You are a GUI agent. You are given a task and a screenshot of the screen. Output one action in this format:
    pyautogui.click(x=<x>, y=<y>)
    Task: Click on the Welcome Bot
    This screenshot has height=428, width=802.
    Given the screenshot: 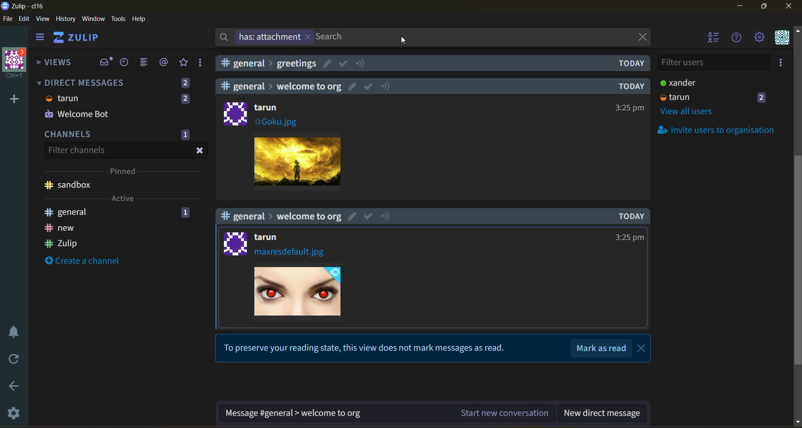 What is the action you would take?
    pyautogui.click(x=76, y=114)
    